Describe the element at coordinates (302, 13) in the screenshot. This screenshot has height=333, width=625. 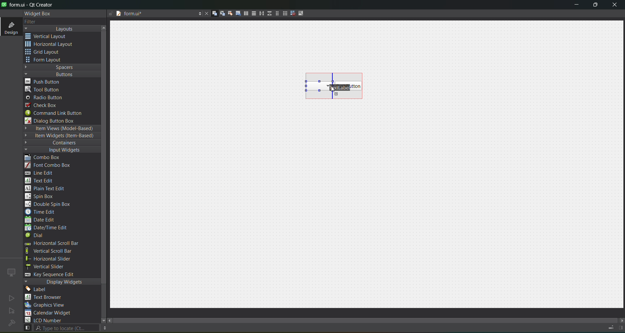
I see `adjust size` at that location.